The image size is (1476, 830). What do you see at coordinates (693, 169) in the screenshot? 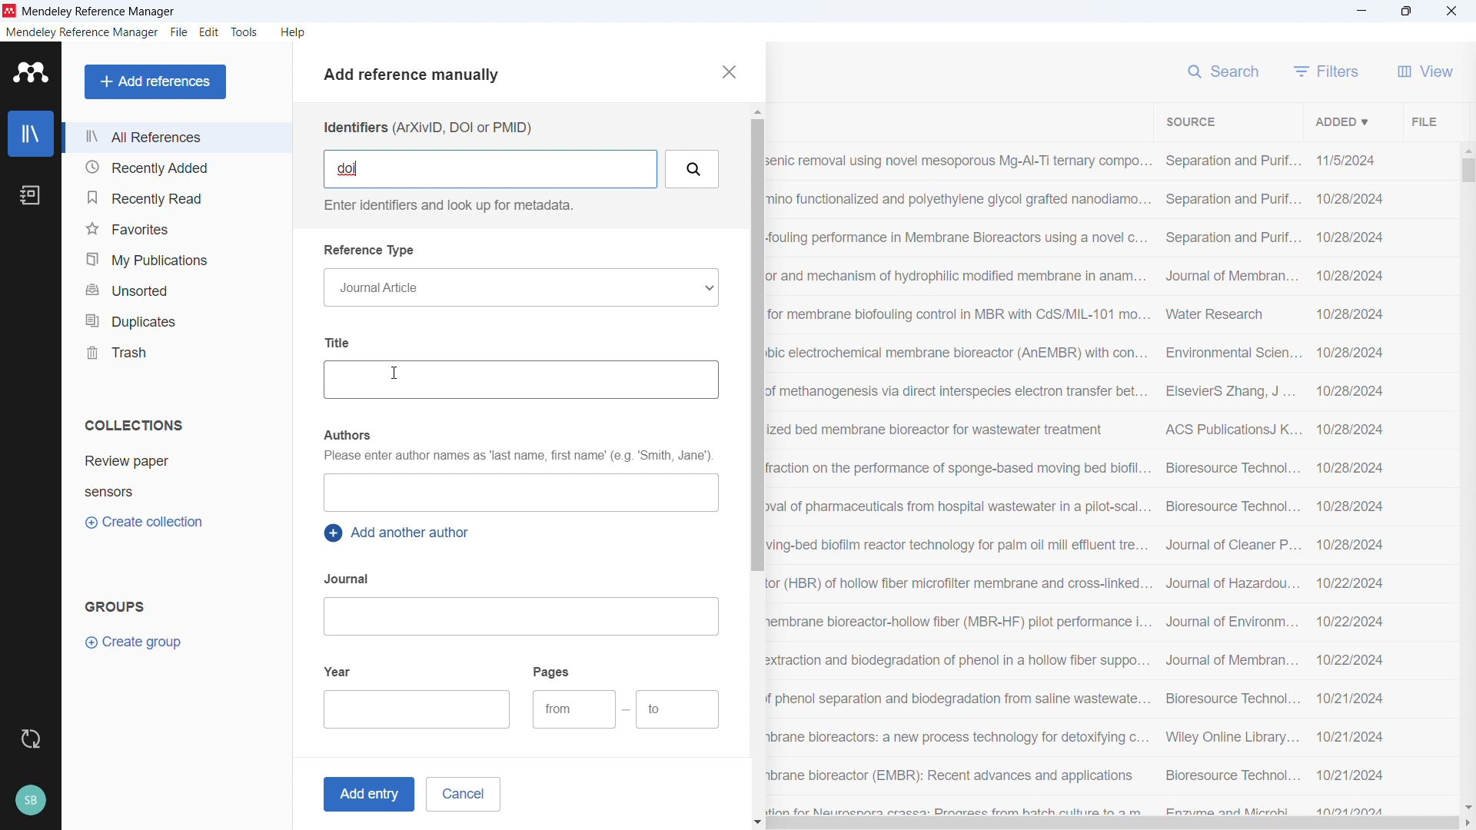
I see `Search by Identifiers ` at bounding box center [693, 169].